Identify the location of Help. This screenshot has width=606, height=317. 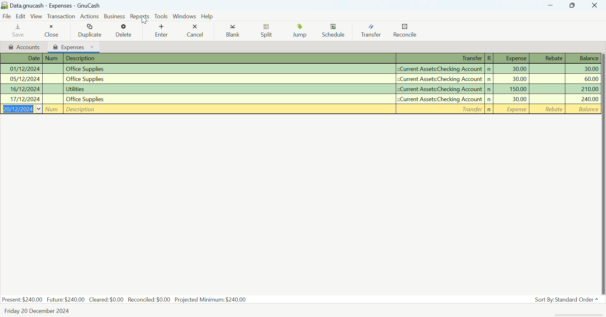
(208, 16).